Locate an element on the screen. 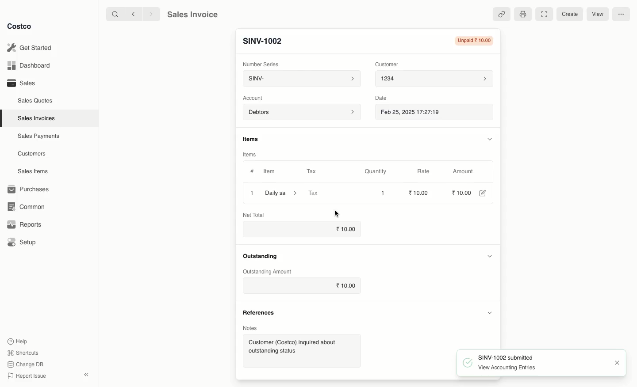 This screenshot has height=387, width=637. Customer is located at coordinates (388, 65).